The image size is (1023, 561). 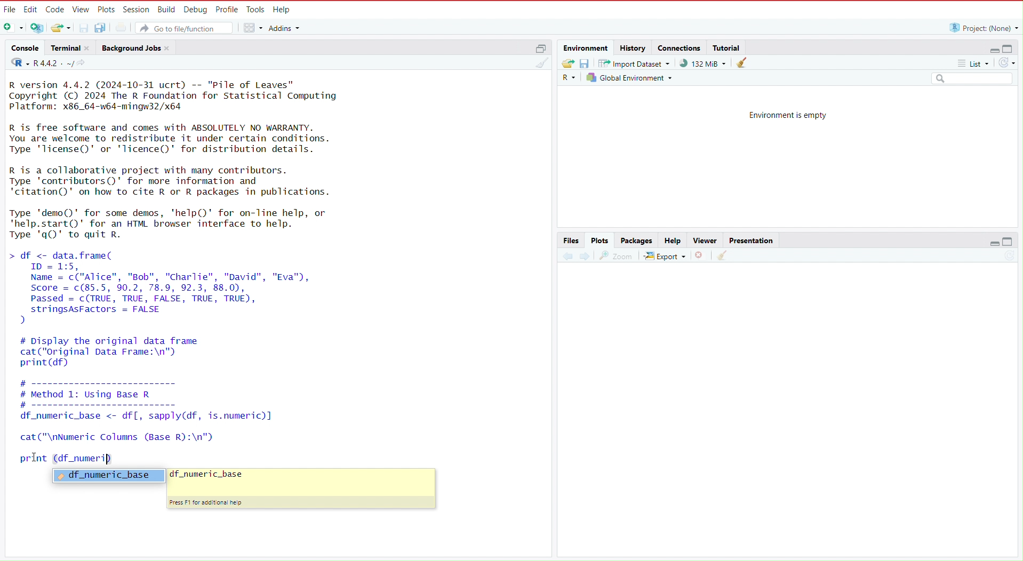 What do you see at coordinates (634, 47) in the screenshot?
I see `history` at bounding box center [634, 47].